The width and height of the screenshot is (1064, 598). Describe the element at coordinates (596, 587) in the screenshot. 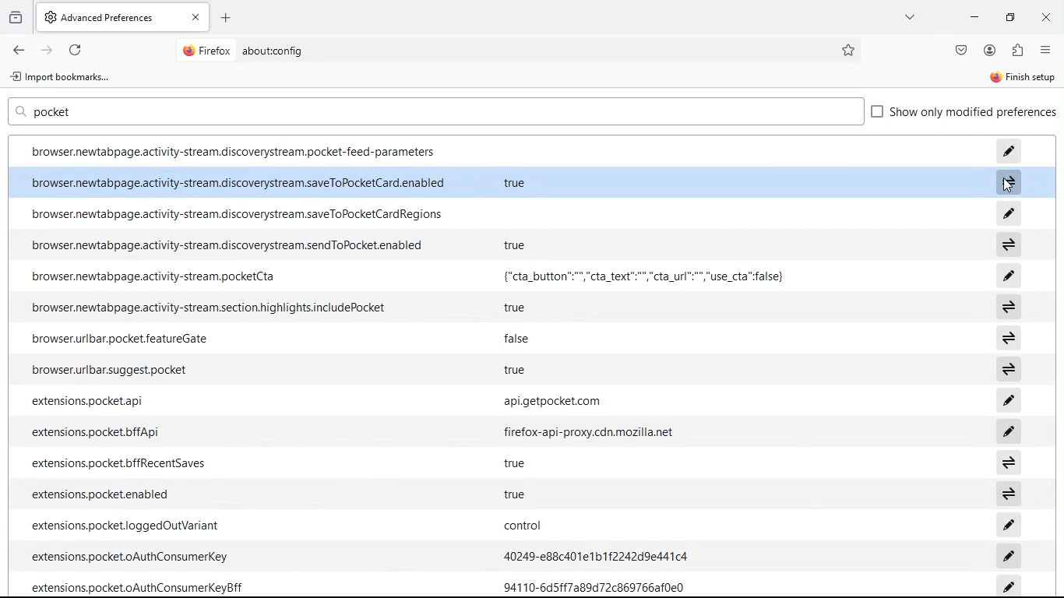

I see `94110-6d5ff7a89d72c869766af0e0` at that location.